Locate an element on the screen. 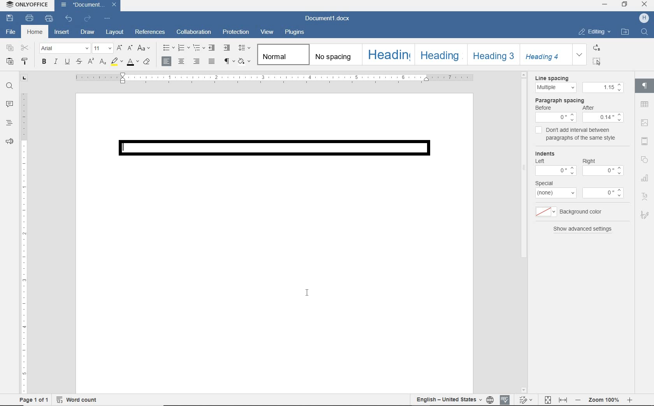  print is located at coordinates (48, 19).